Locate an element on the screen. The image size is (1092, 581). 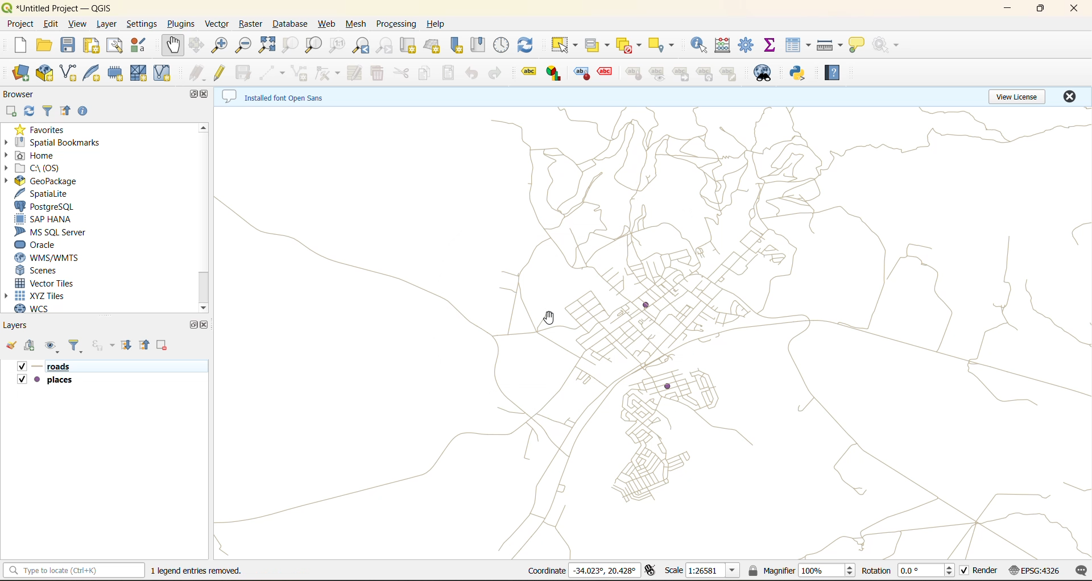
filter by expression is located at coordinates (102, 345).